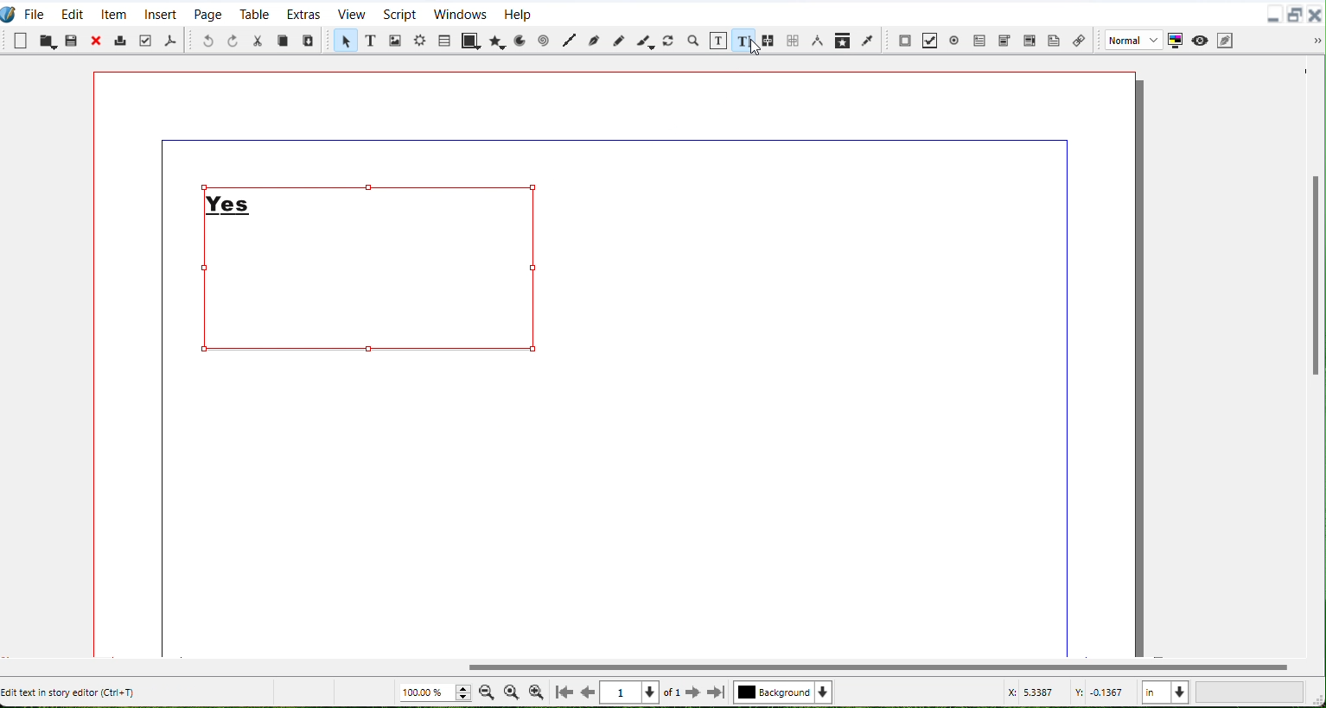  I want to click on Copy, so click(284, 40).